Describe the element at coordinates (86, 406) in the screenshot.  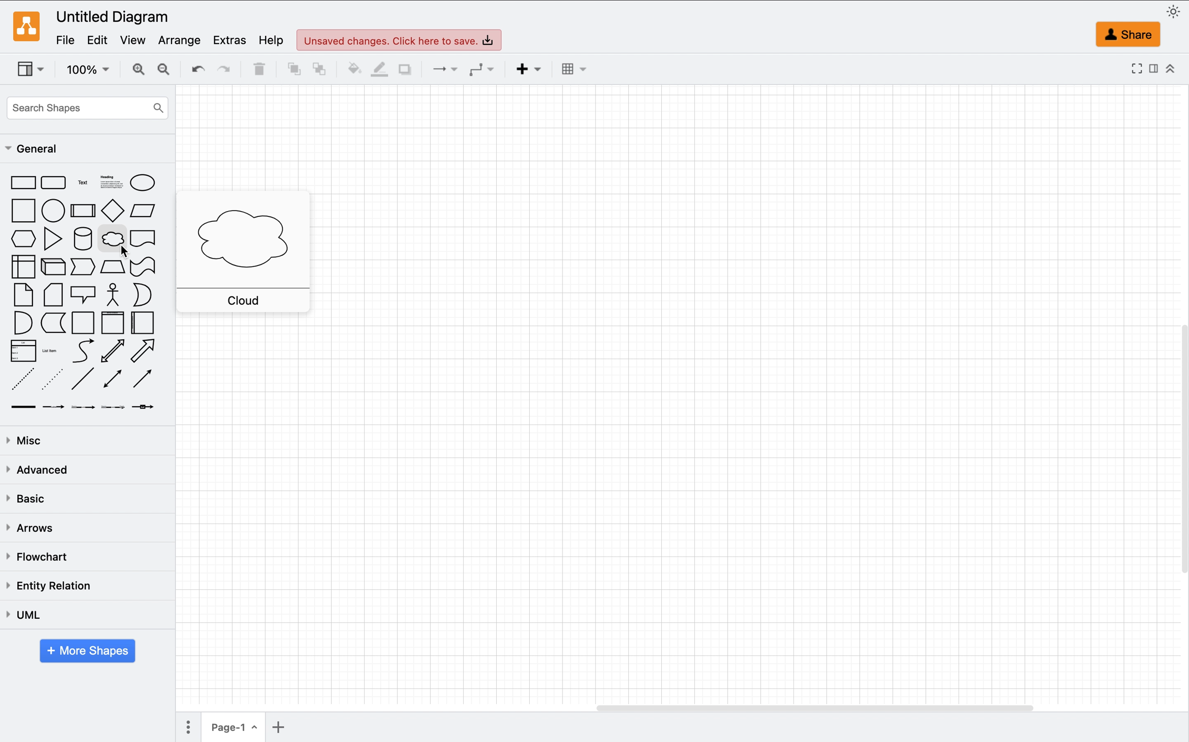
I see `connector with two labels` at that location.